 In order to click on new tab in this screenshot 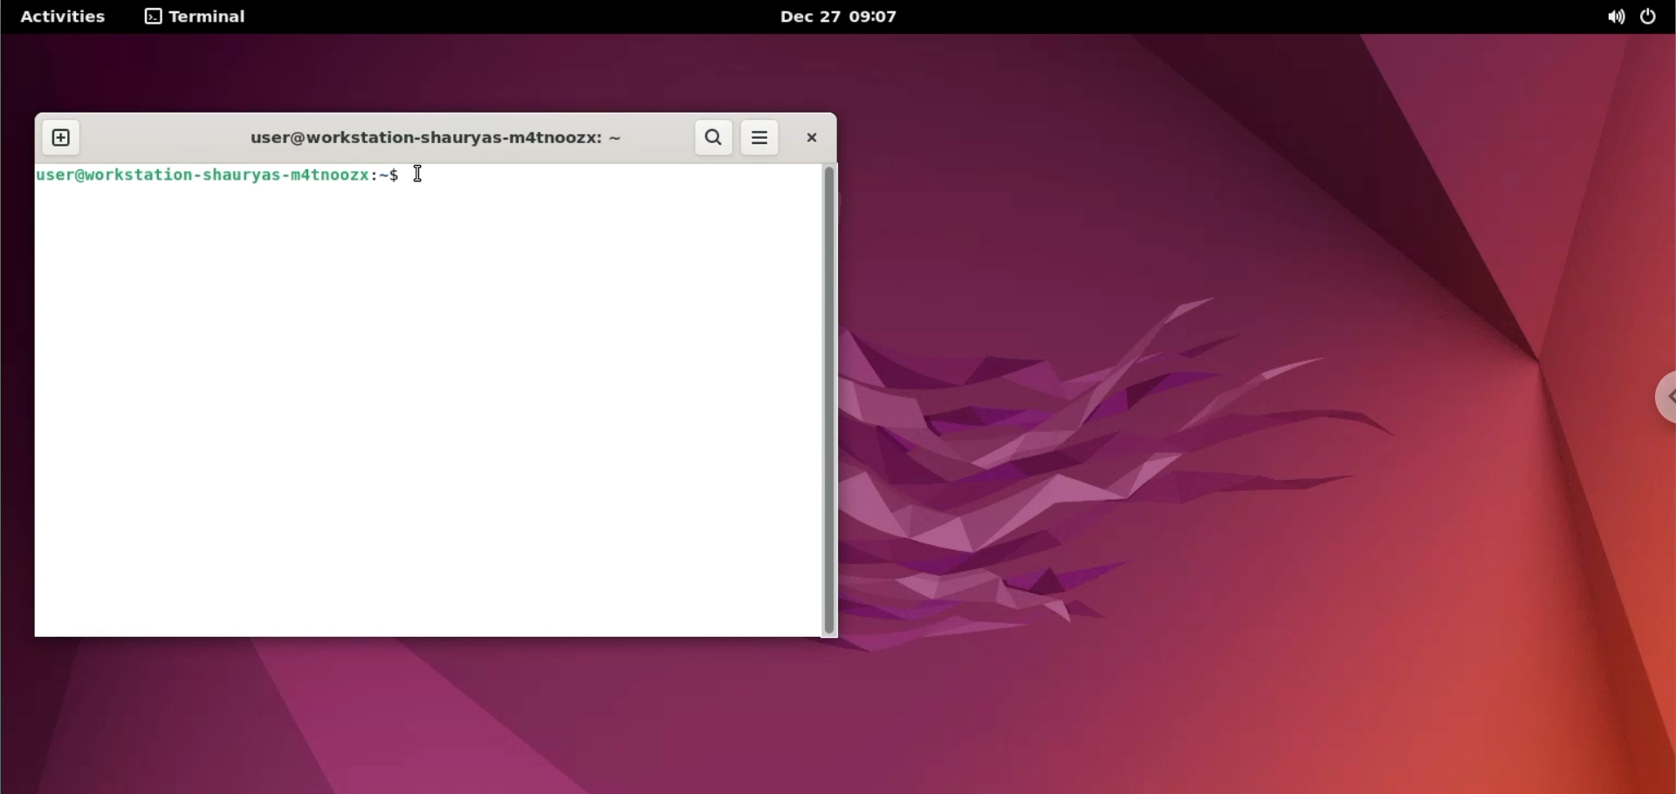, I will do `click(55, 139)`.